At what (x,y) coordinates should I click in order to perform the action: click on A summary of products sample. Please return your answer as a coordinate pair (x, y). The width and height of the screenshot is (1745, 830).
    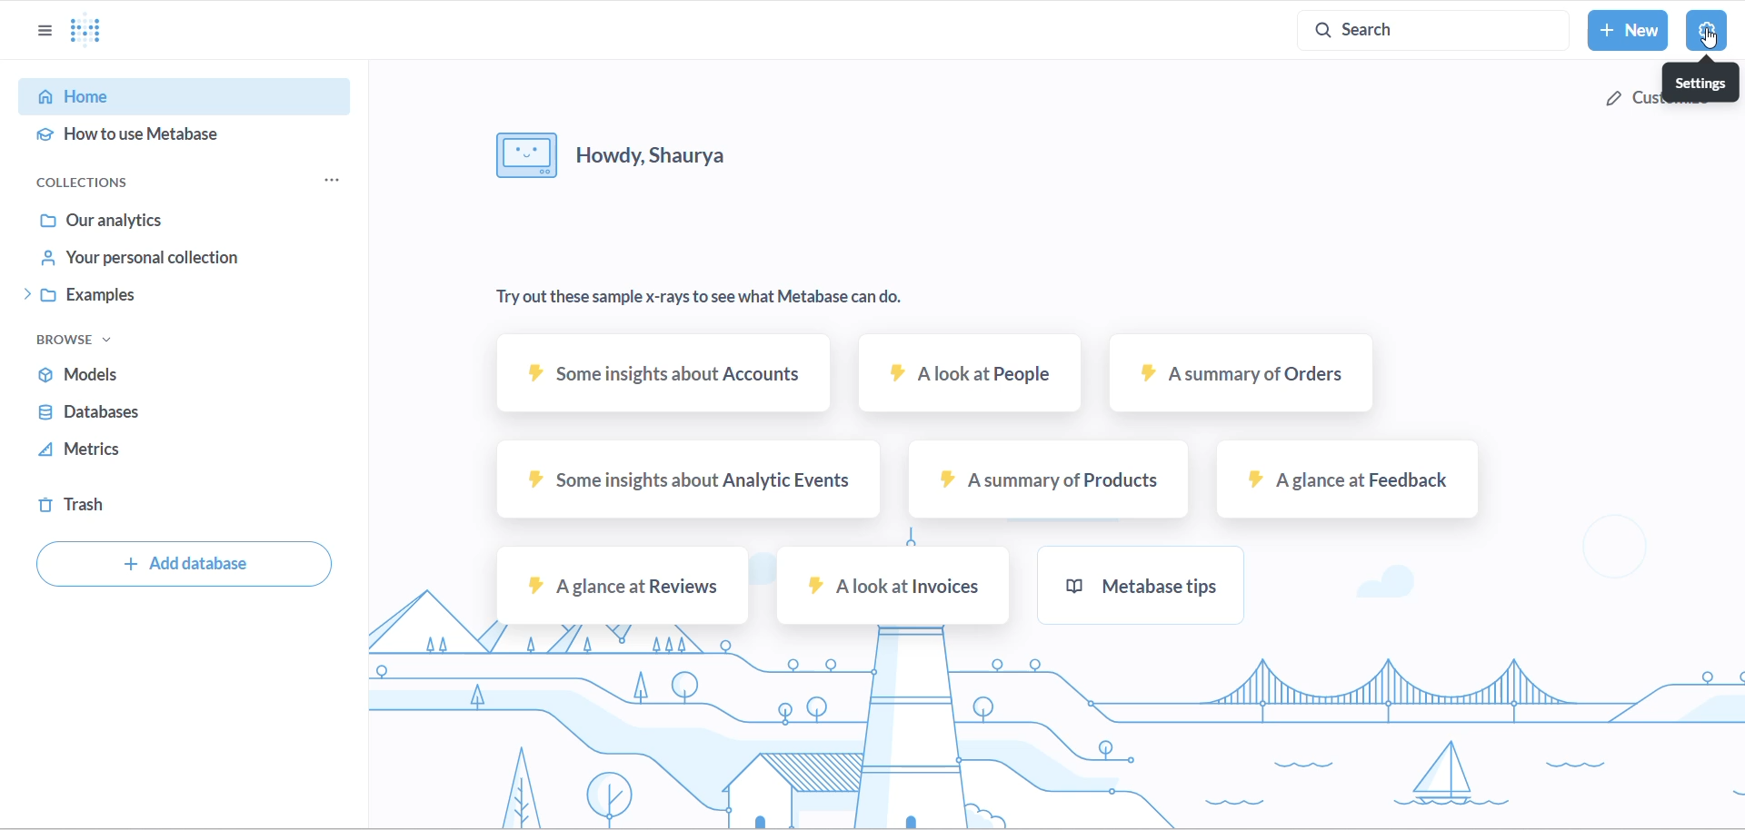
    Looking at the image, I should click on (1042, 477).